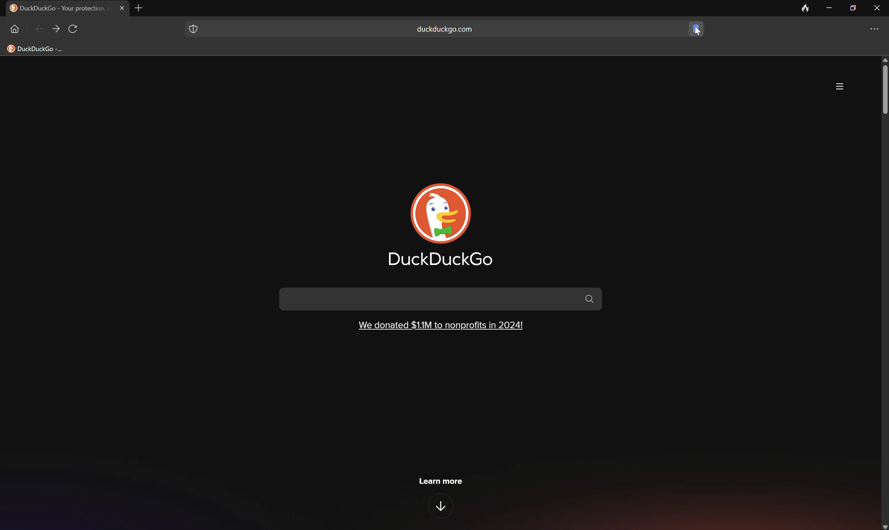 This screenshot has width=889, height=530. Describe the element at coordinates (854, 6) in the screenshot. I see `Restore Down` at that location.